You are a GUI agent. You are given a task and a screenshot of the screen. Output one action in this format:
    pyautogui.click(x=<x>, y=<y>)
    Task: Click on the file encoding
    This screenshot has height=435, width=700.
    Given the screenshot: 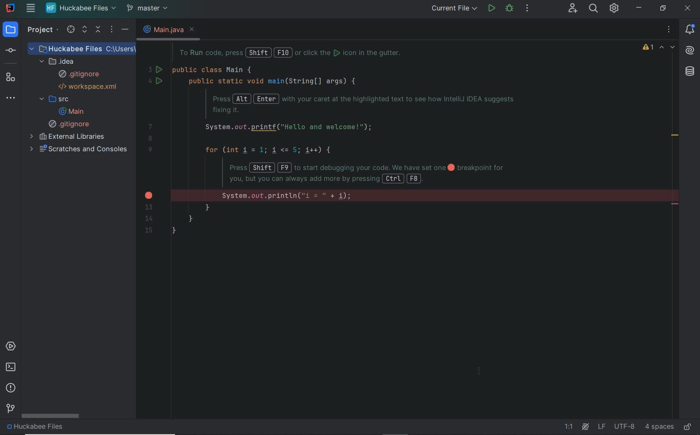 What is the action you would take?
    pyautogui.click(x=624, y=426)
    